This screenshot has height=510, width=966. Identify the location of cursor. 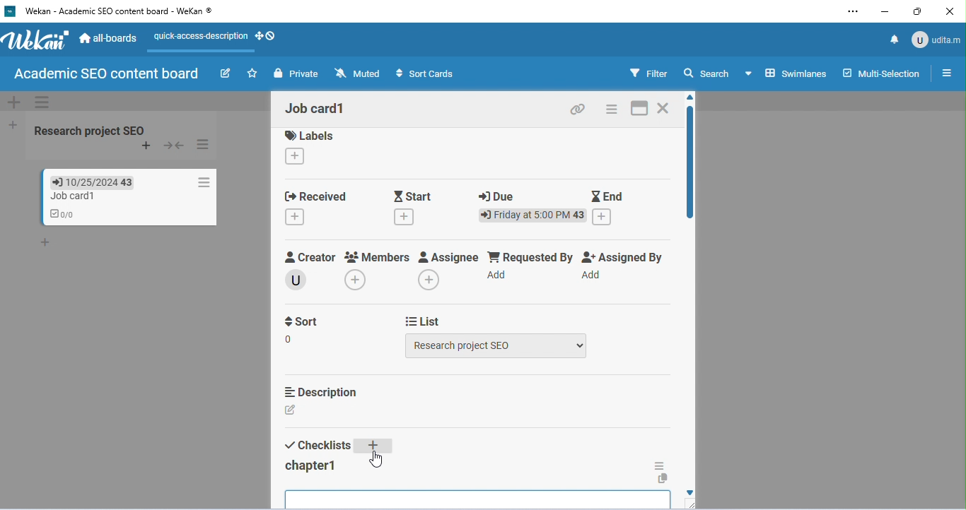
(375, 458).